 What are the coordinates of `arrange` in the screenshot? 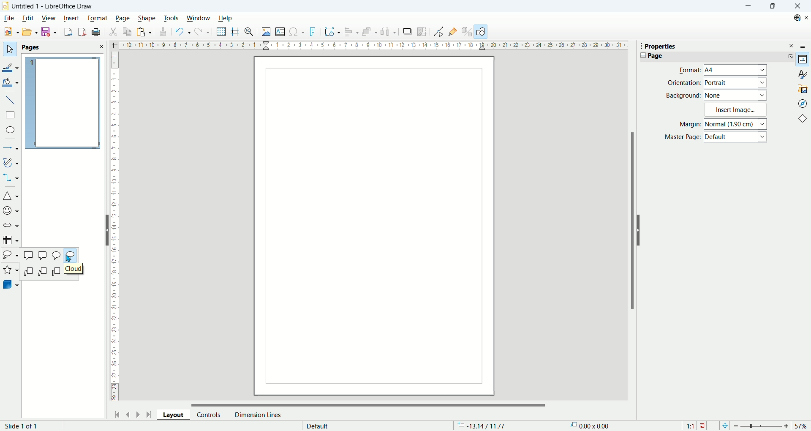 It's located at (371, 33).